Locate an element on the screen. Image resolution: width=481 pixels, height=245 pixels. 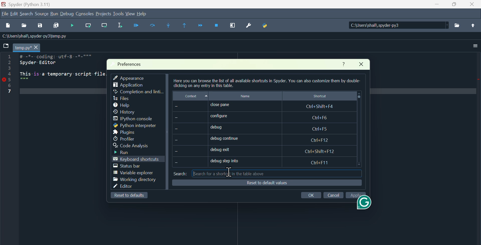
debug is located at coordinates (254, 127).